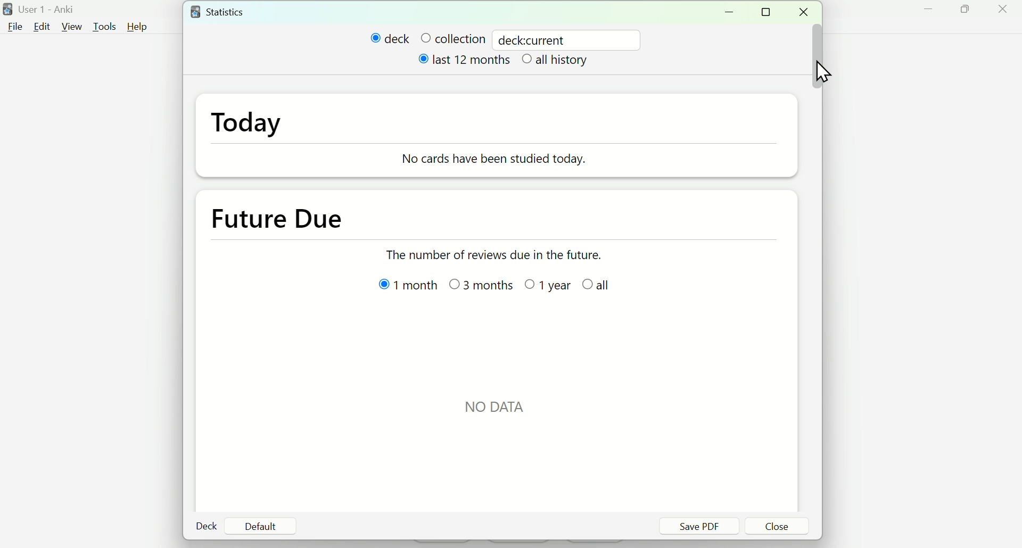  I want to click on Statistics, so click(229, 11).